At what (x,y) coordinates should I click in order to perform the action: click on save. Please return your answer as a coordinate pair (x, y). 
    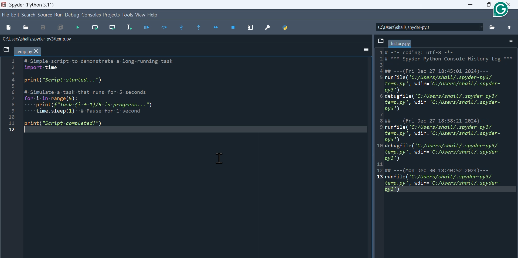
    Looking at the image, I should click on (44, 28).